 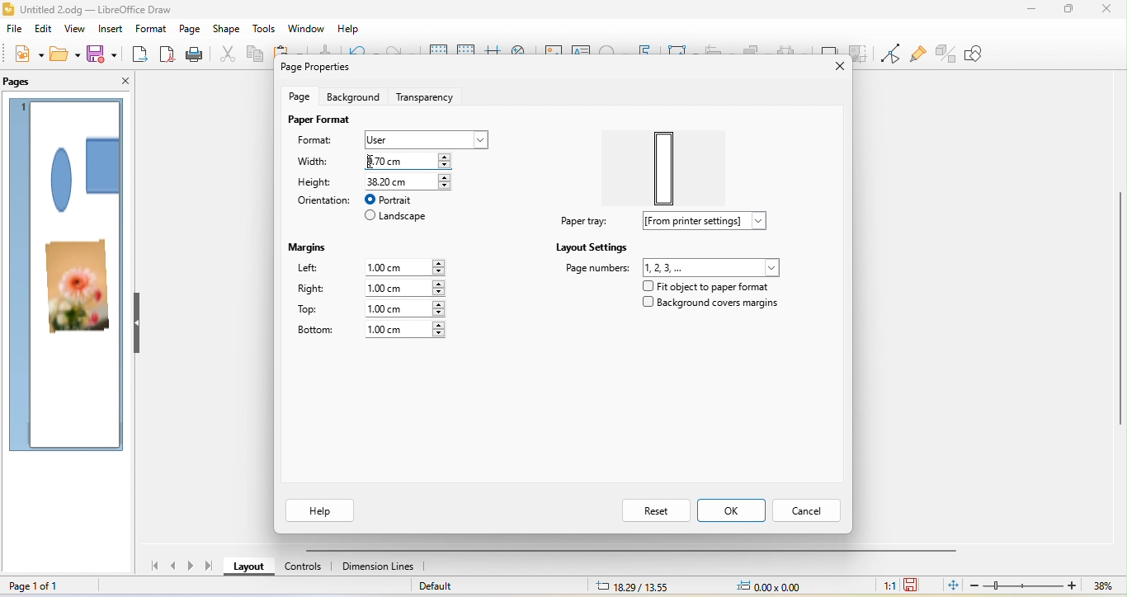 What do you see at coordinates (405, 288) in the screenshot?
I see `1.00 cm` at bounding box center [405, 288].